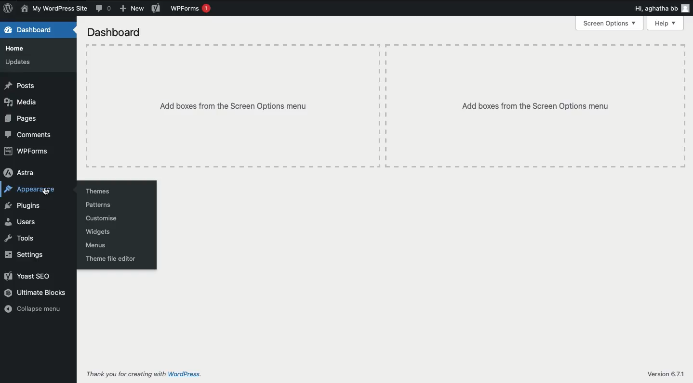  Describe the element at coordinates (610, 25) in the screenshot. I see `Screen options` at that location.